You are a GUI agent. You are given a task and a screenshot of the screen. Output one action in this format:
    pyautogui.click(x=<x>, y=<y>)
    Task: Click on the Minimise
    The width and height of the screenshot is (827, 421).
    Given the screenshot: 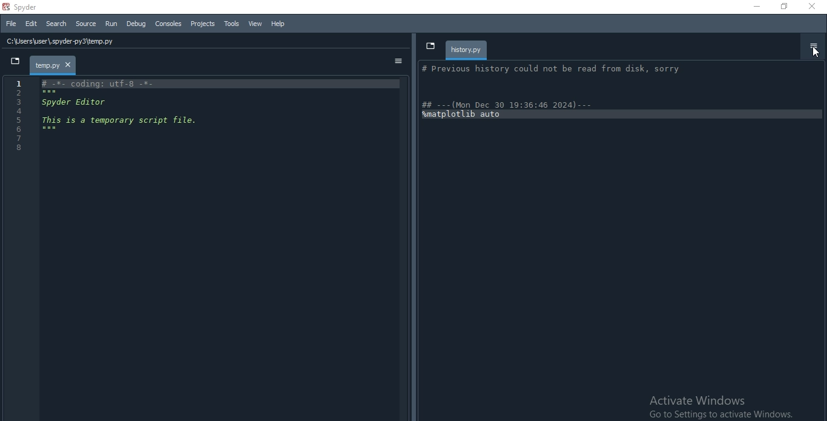 What is the action you would take?
    pyautogui.click(x=754, y=5)
    